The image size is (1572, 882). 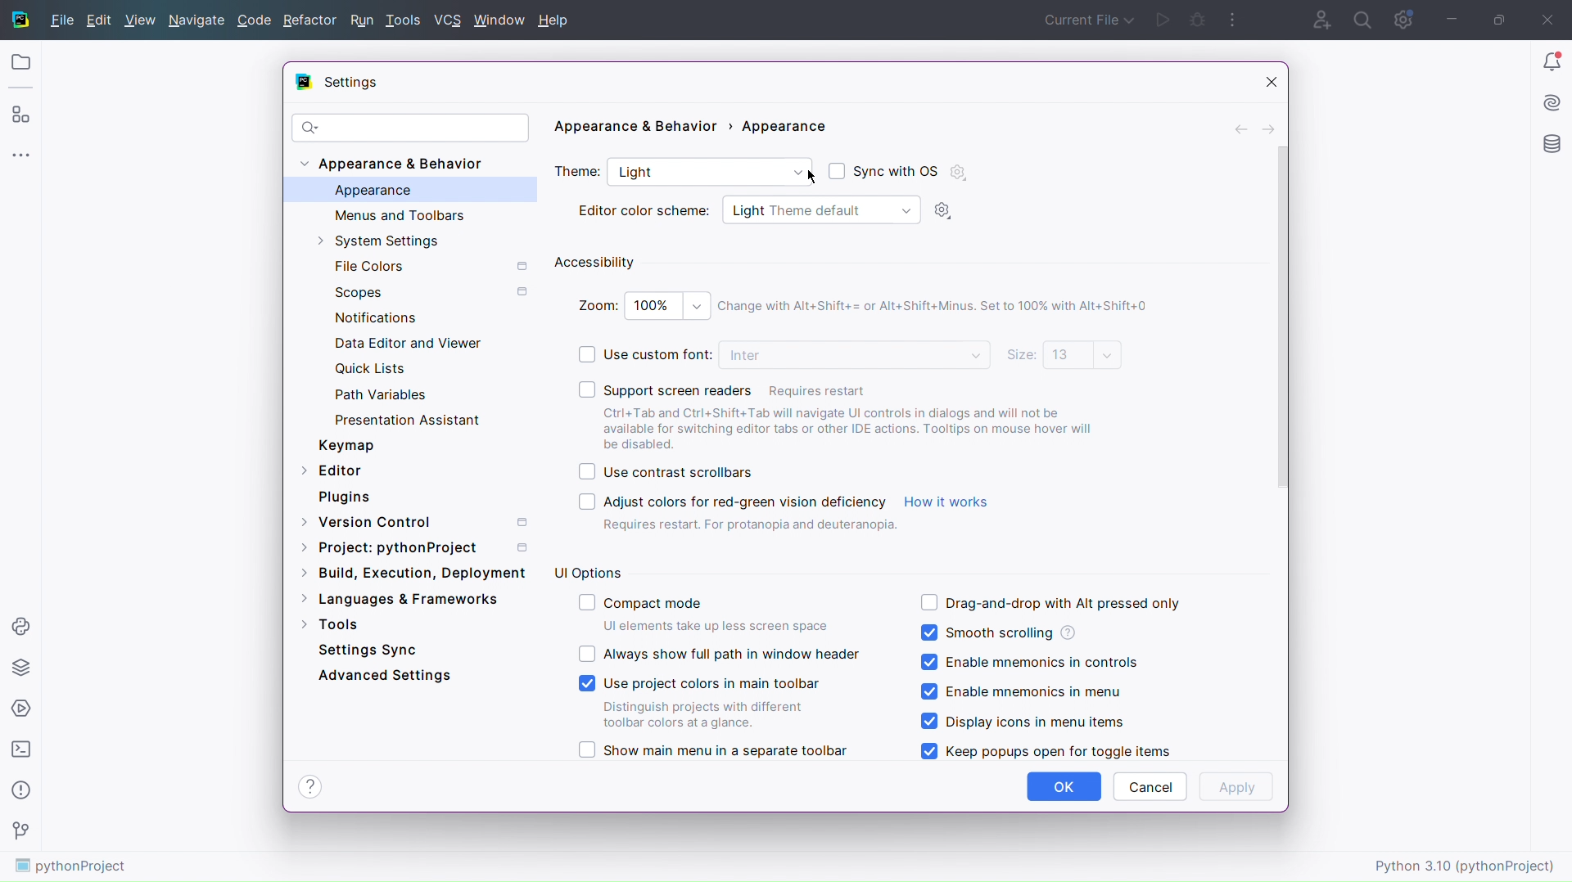 What do you see at coordinates (59, 20) in the screenshot?
I see `File` at bounding box center [59, 20].